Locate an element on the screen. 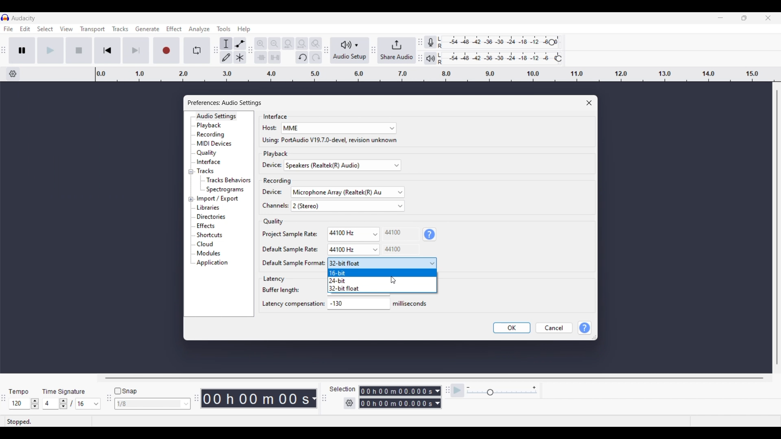  Effect menu is located at coordinates (175, 29).